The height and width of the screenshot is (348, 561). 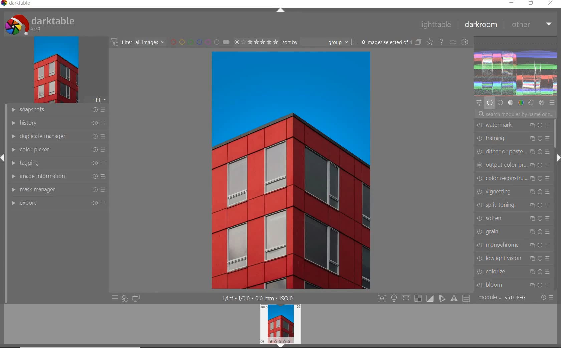 What do you see at coordinates (437, 24) in the screenshot?
I see `lighttable` at bounding box center [437, 24].